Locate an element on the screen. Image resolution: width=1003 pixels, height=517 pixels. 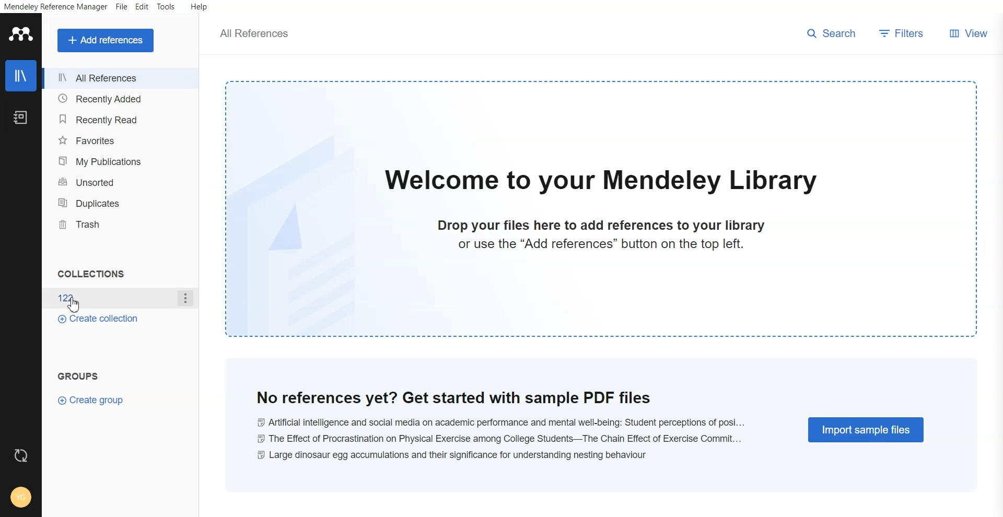
Refresh is located at coordinates (20, 455).